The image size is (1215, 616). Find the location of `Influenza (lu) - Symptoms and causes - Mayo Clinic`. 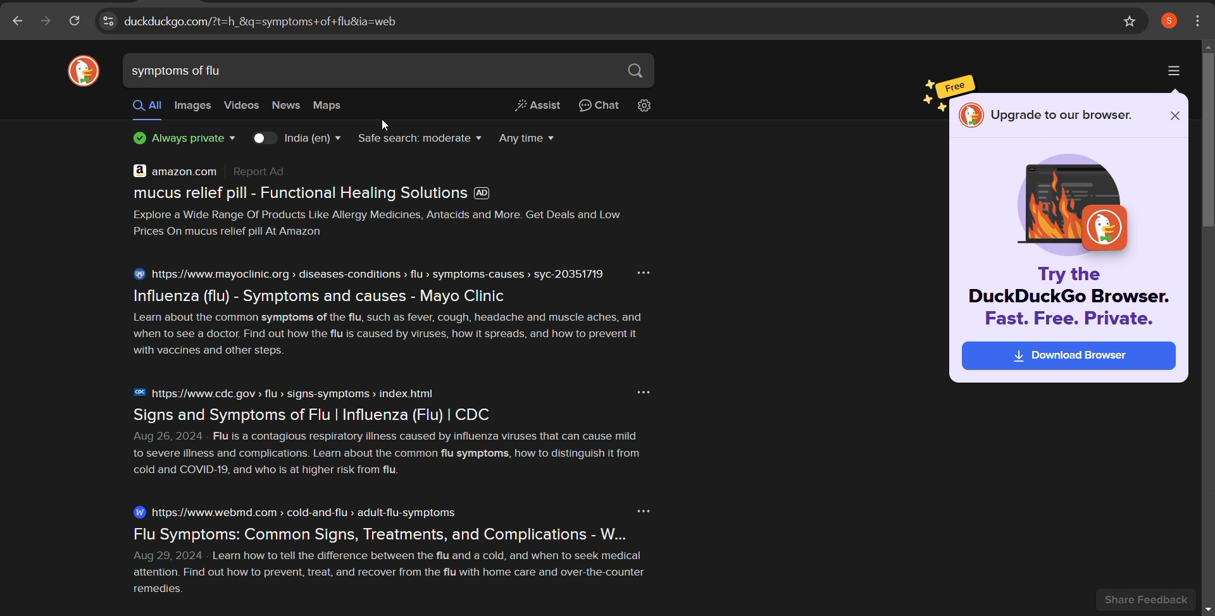

Influenza (lu) - Symptoms and causes - Mayo Clinic is located at coordinates (322, 295).